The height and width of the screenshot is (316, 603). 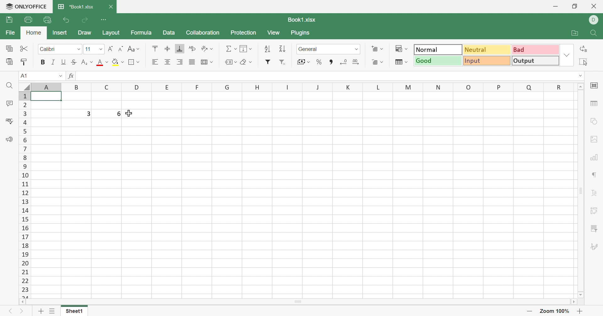 What do you see at coordinates (156, 62) in the screenshot?
I see `Align left` at bounding box center [156, 62].